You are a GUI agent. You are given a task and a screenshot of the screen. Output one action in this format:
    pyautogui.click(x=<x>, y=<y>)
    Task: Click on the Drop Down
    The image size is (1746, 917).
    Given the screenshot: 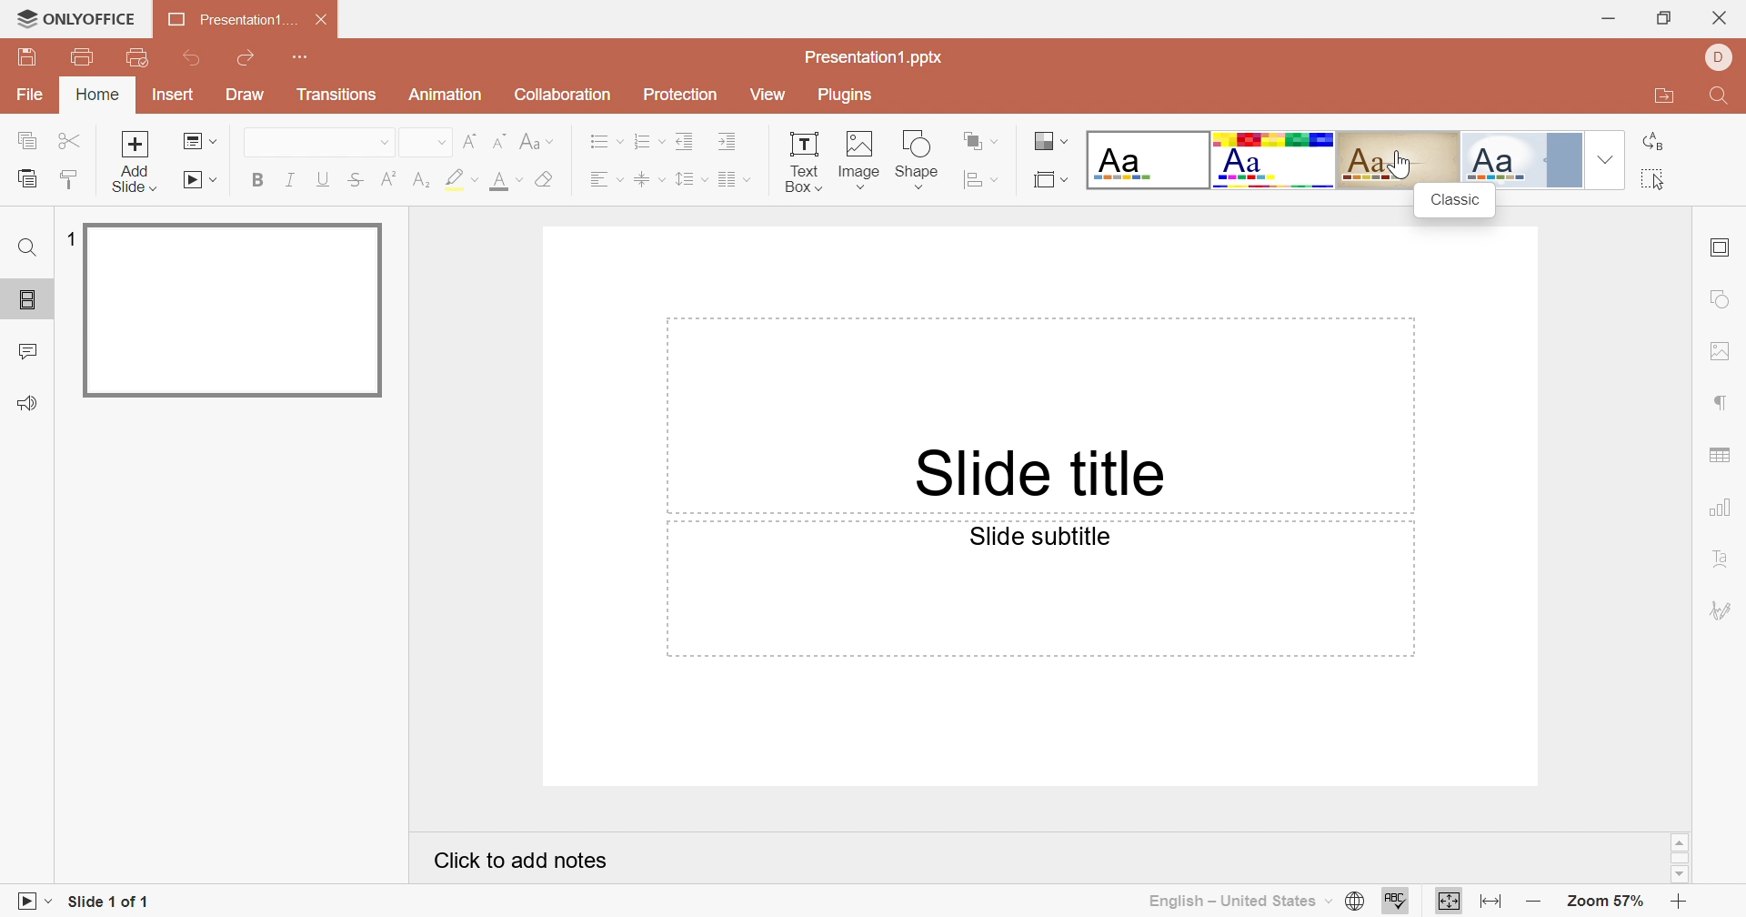 What is the action you would take?
    pyautogui.click(x=52, y=900)
    